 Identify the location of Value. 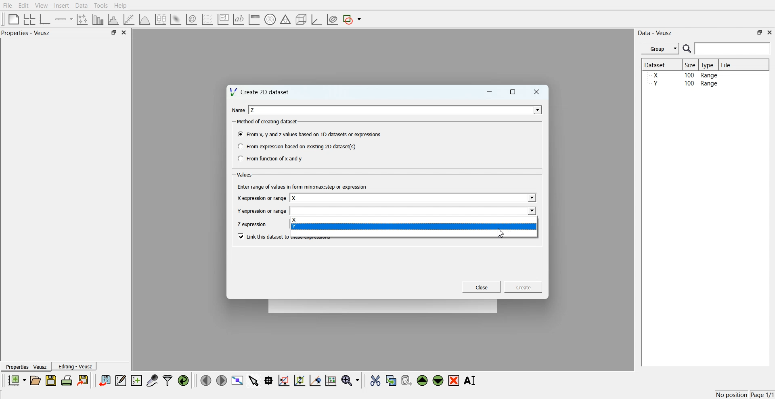
(245, 175).